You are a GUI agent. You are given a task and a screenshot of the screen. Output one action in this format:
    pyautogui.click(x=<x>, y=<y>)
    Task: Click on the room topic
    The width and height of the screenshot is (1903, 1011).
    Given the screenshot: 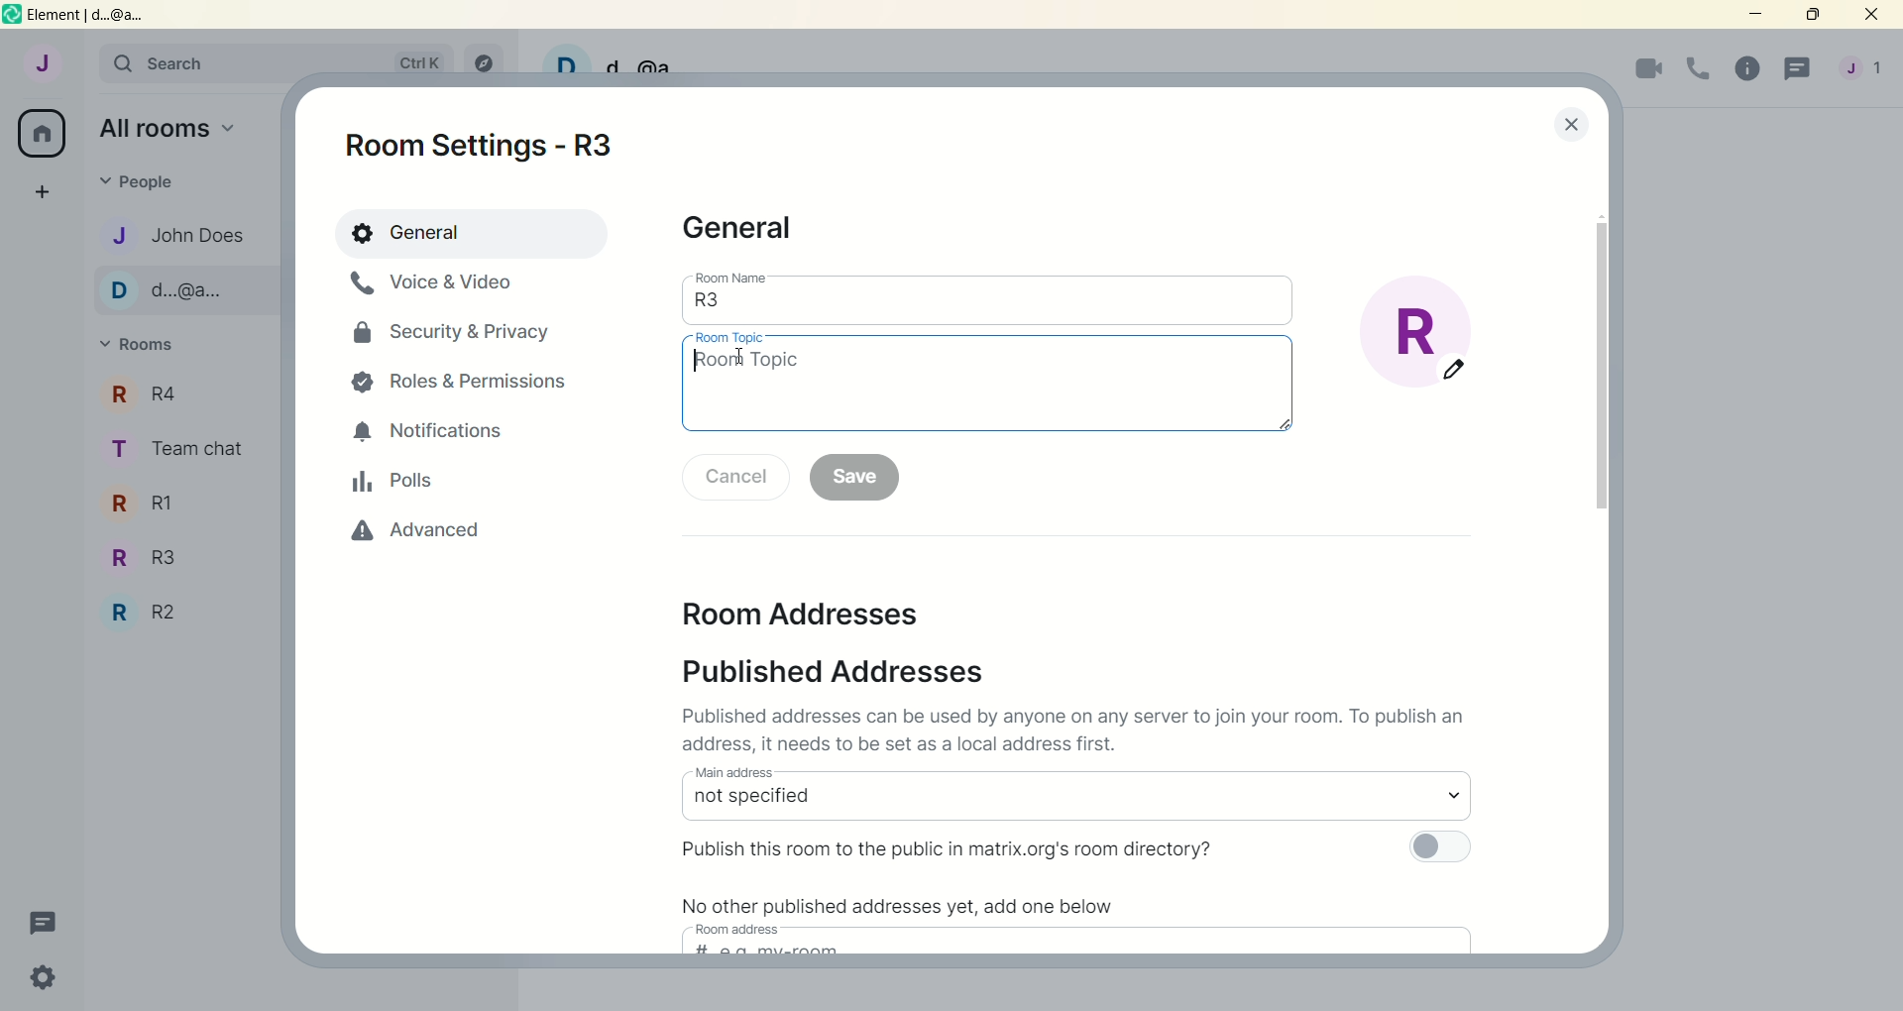 What is the action you would take?
    pyautogui.click(x=728, y=338)
    